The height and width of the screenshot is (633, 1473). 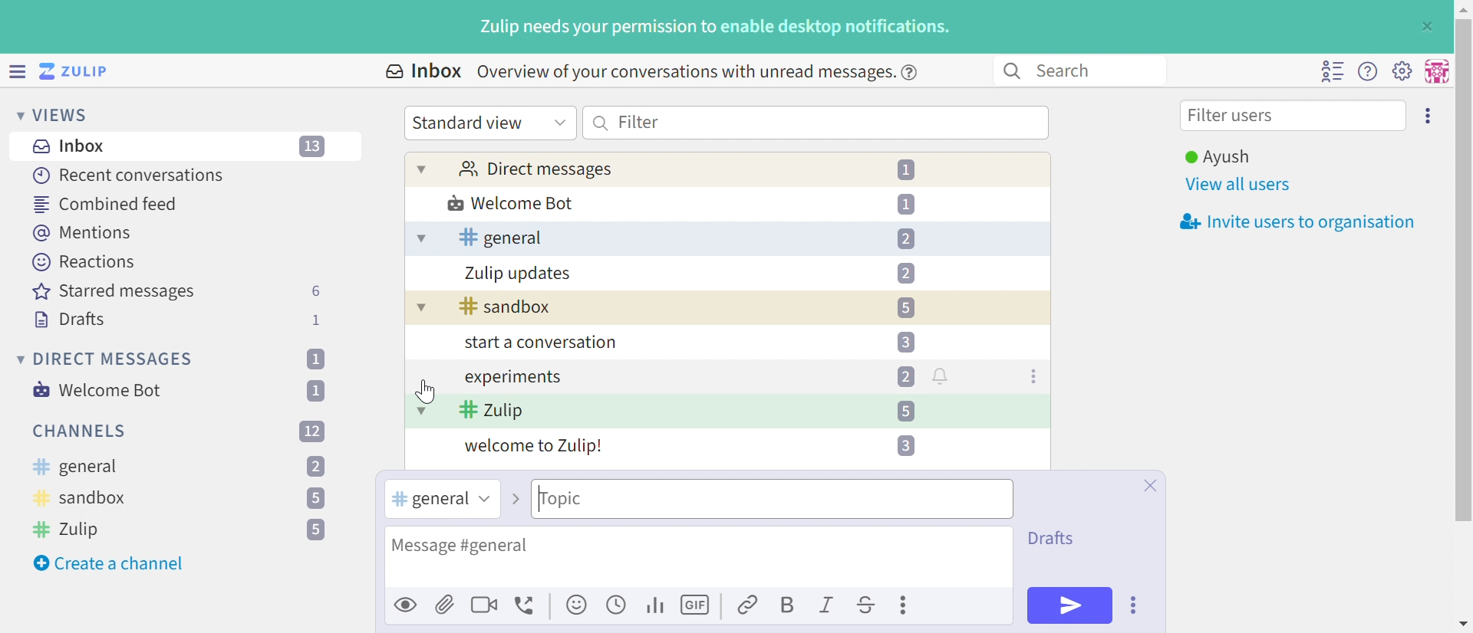 What do you see at coordinates (422, 71) in the screenshot?
I see `Inbox` at bounding box center [422, 71].